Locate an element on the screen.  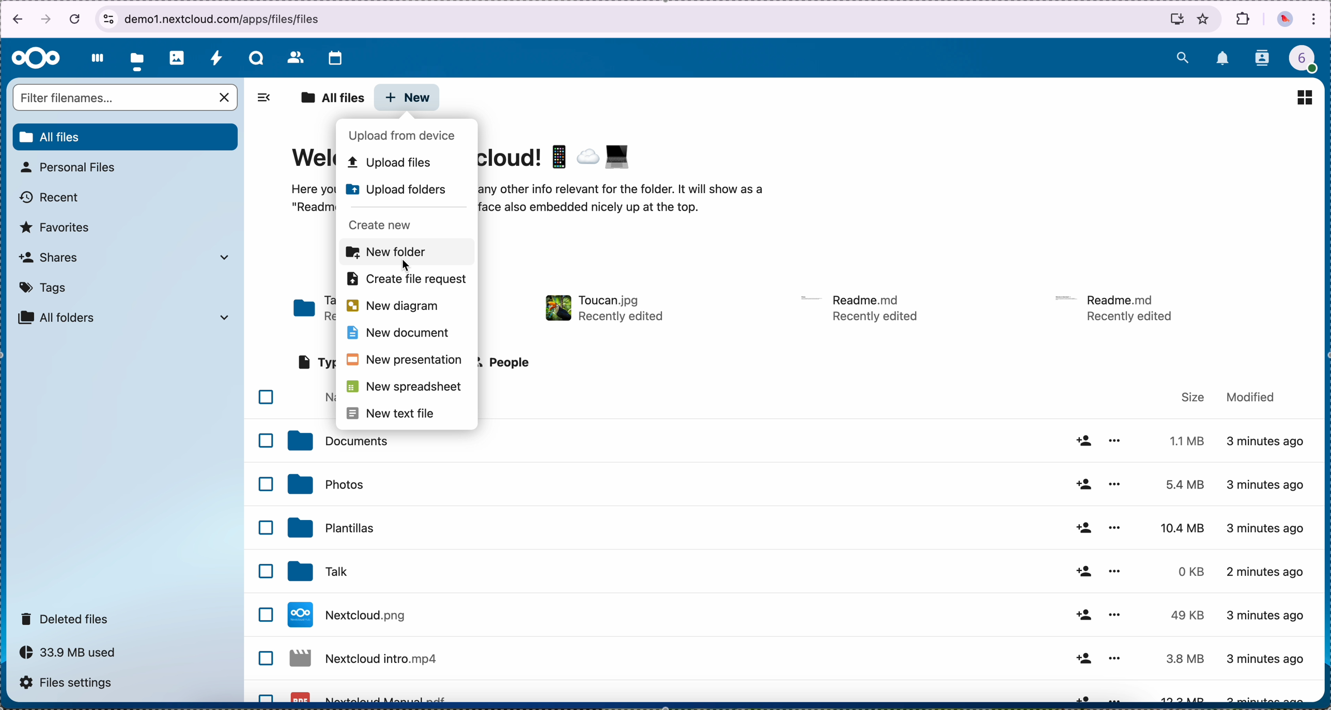
new document is located at coordinates (397, 336).